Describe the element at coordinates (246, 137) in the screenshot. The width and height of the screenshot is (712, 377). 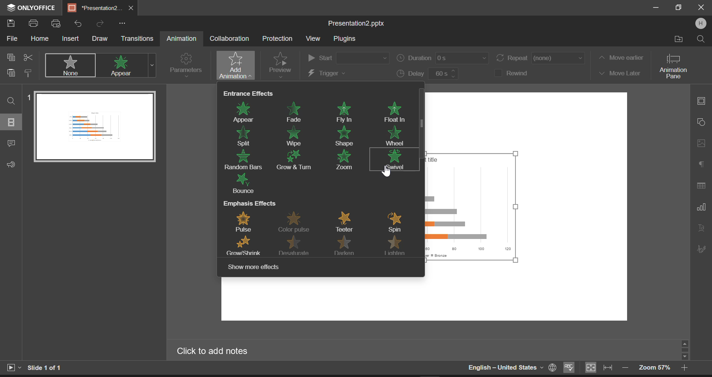
I see `Split` at that location.